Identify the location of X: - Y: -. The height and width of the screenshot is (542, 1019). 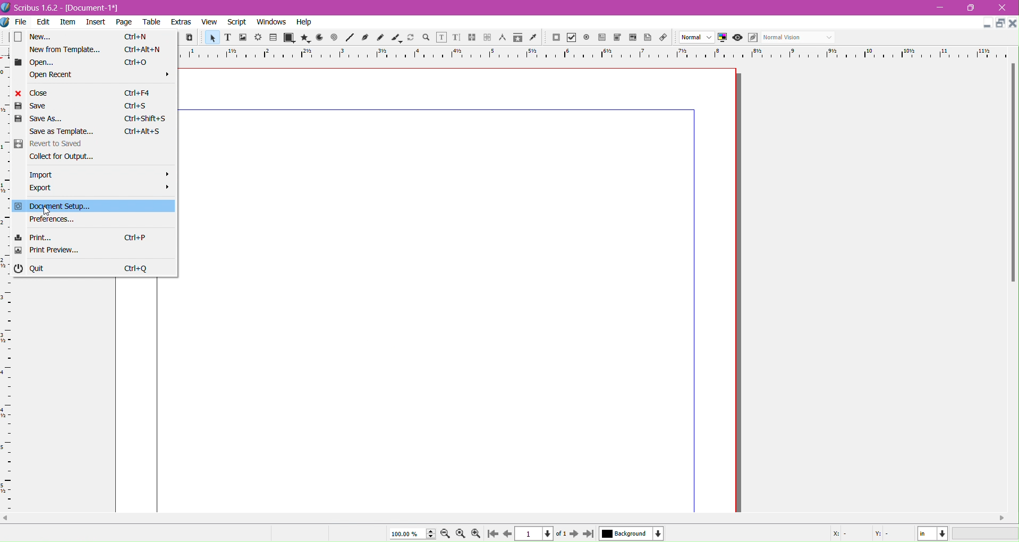
(860, 534).